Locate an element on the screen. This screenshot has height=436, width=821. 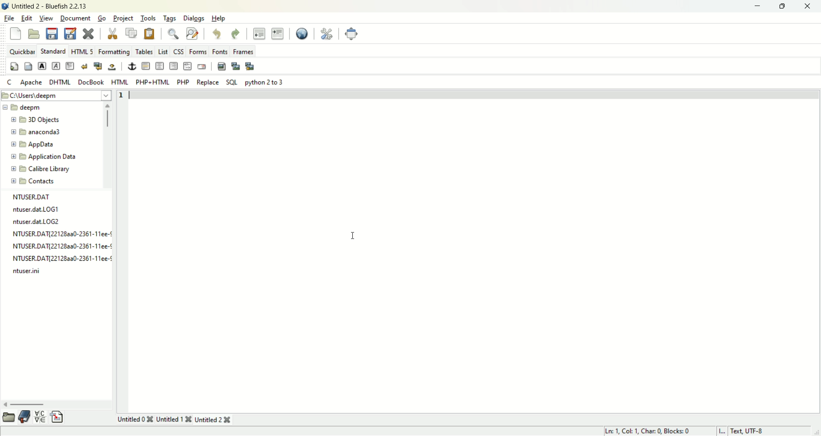
non breaking space is located at coordinates (113, 66).